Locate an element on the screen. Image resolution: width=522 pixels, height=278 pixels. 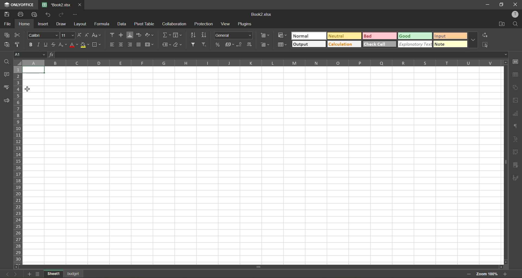
accounting is located at coordinates (230, 44).